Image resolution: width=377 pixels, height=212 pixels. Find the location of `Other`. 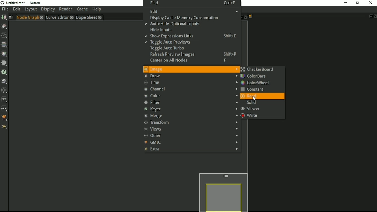

Other is located at coordinates (4, 109).